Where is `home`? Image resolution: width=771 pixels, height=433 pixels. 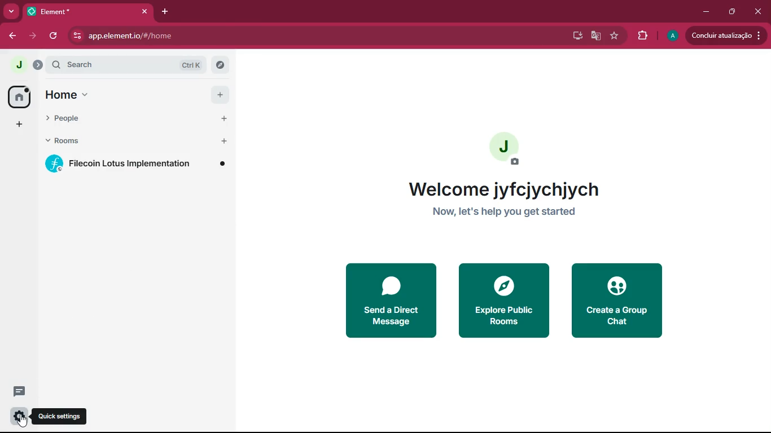
home is located at coordinates (87, 95).